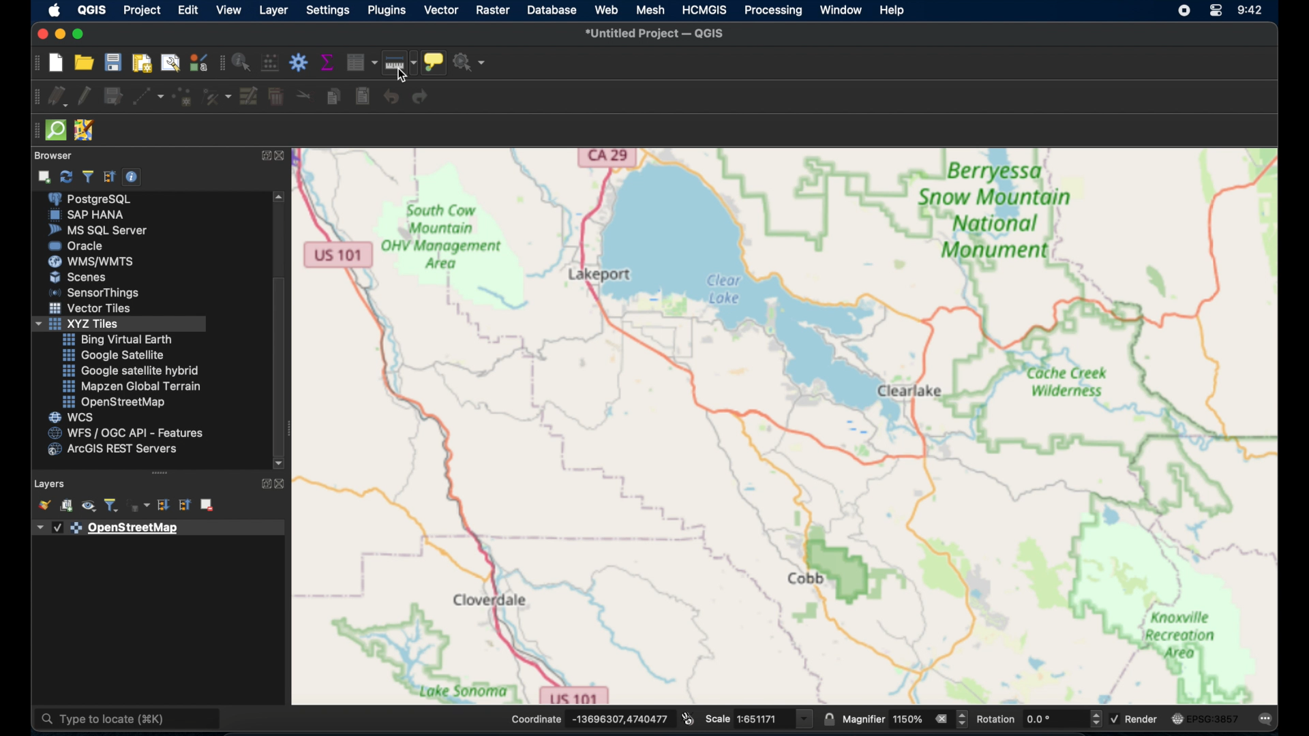 The height and width of the screenshot is (736, 1309). What do you see at coordinates (34, 64) in the screenshot?
I see `project toolbar` at bounding box center [34, 64].